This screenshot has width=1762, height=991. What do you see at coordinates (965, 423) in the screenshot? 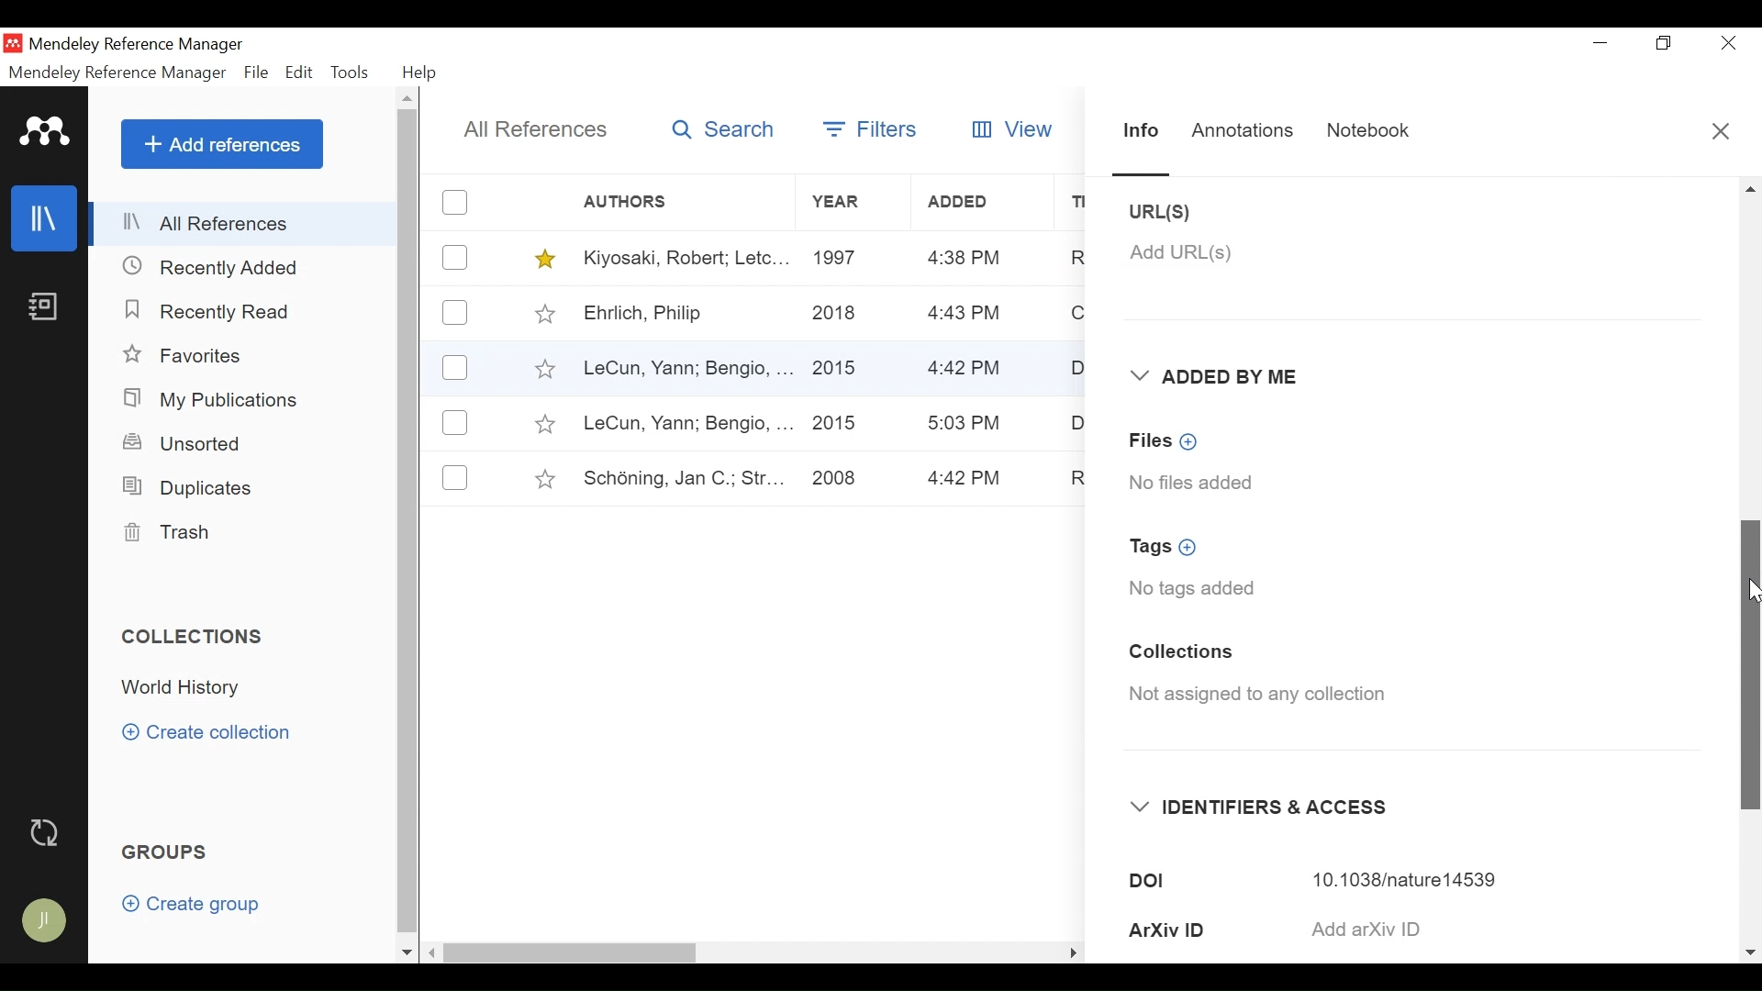
I see `5:03 PM` at bounding box center [965, 423].